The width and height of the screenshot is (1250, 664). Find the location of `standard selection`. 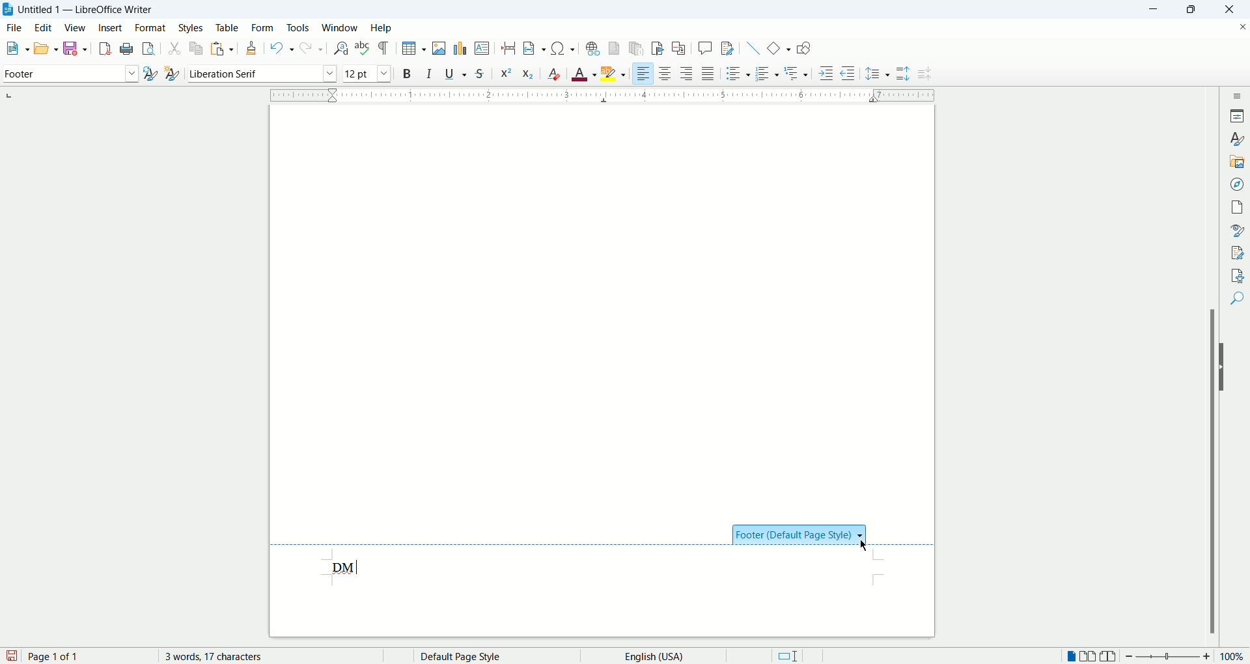

standard selection is located at coordinates (787, 656).